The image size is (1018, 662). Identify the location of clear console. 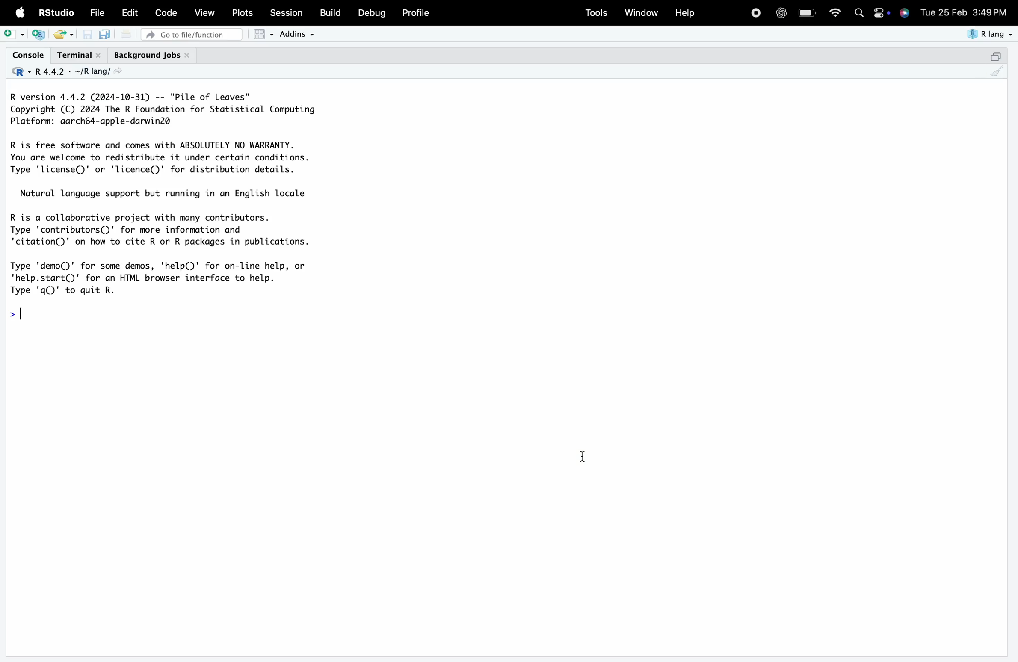
(997, 71).